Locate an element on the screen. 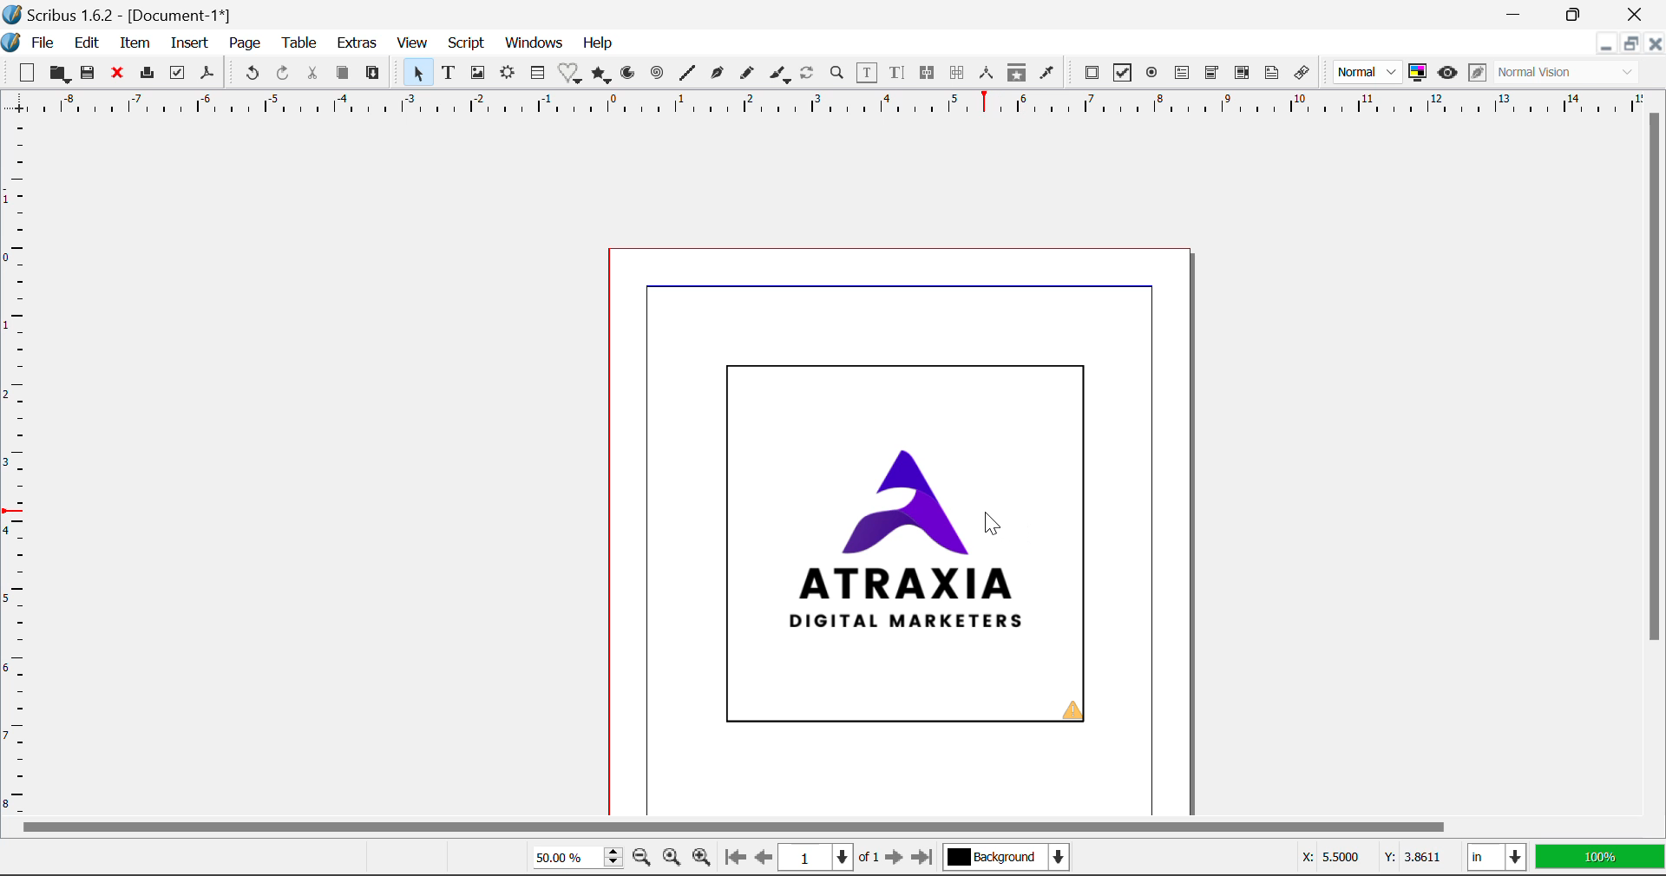 This screenshot has width=1666, height=876. 1 of 1 is located at coordinates (828, 858).